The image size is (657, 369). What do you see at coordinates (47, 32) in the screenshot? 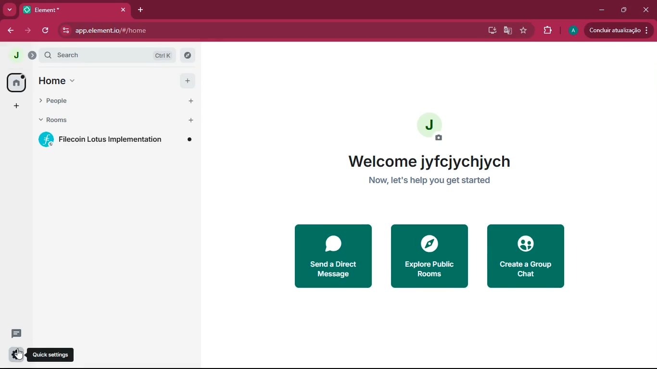
I see `refresh` at bounding box center [47, 32].